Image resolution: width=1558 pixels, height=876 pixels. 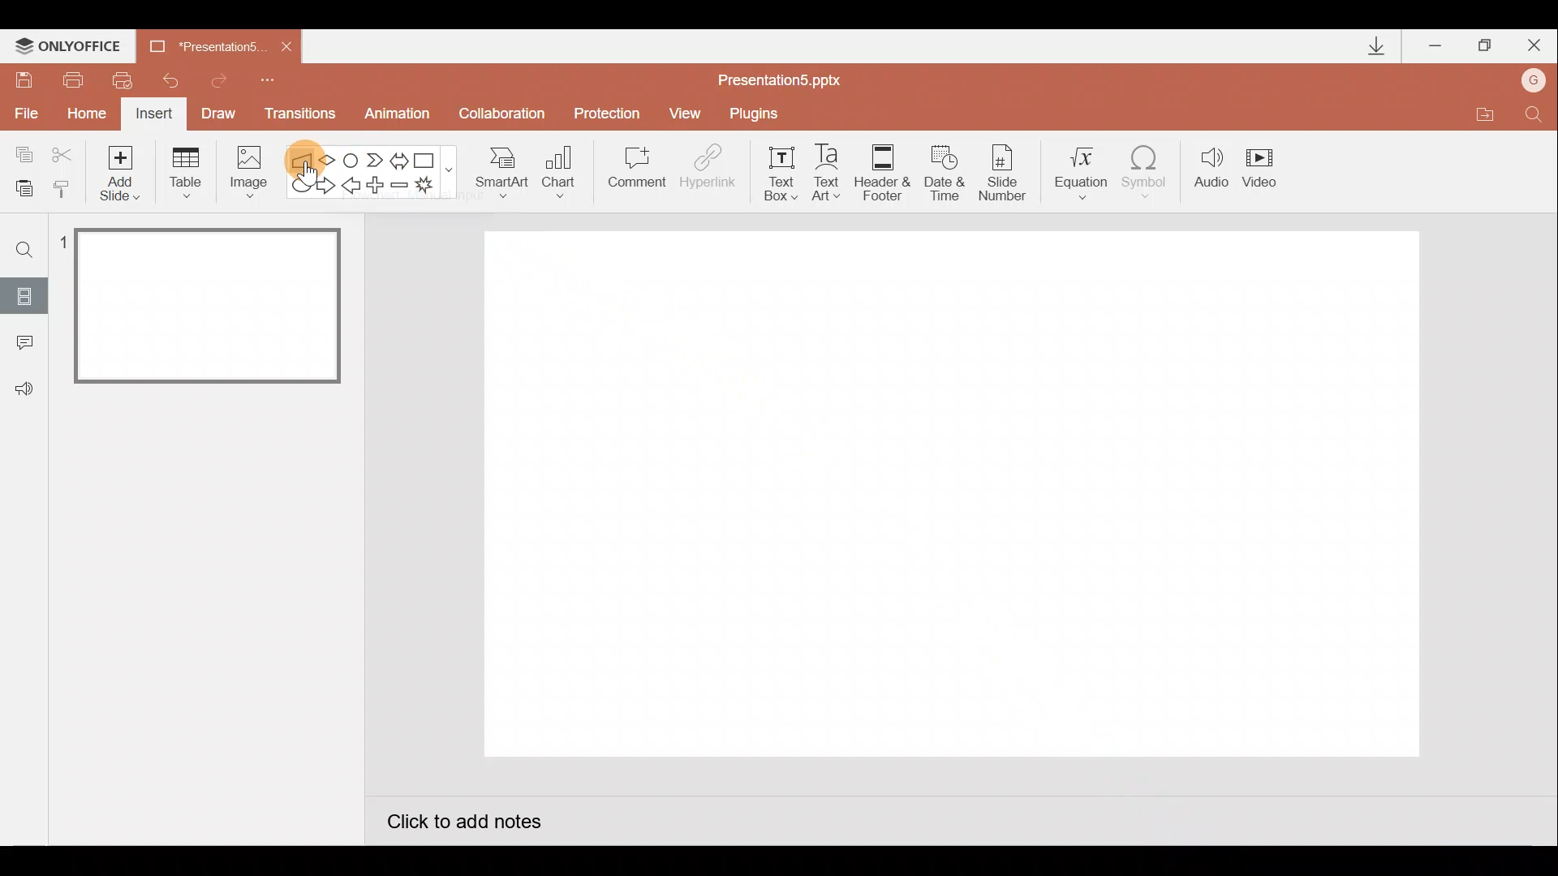 I want to click on Customize quick access toolbar, so click(x=268, y=78).